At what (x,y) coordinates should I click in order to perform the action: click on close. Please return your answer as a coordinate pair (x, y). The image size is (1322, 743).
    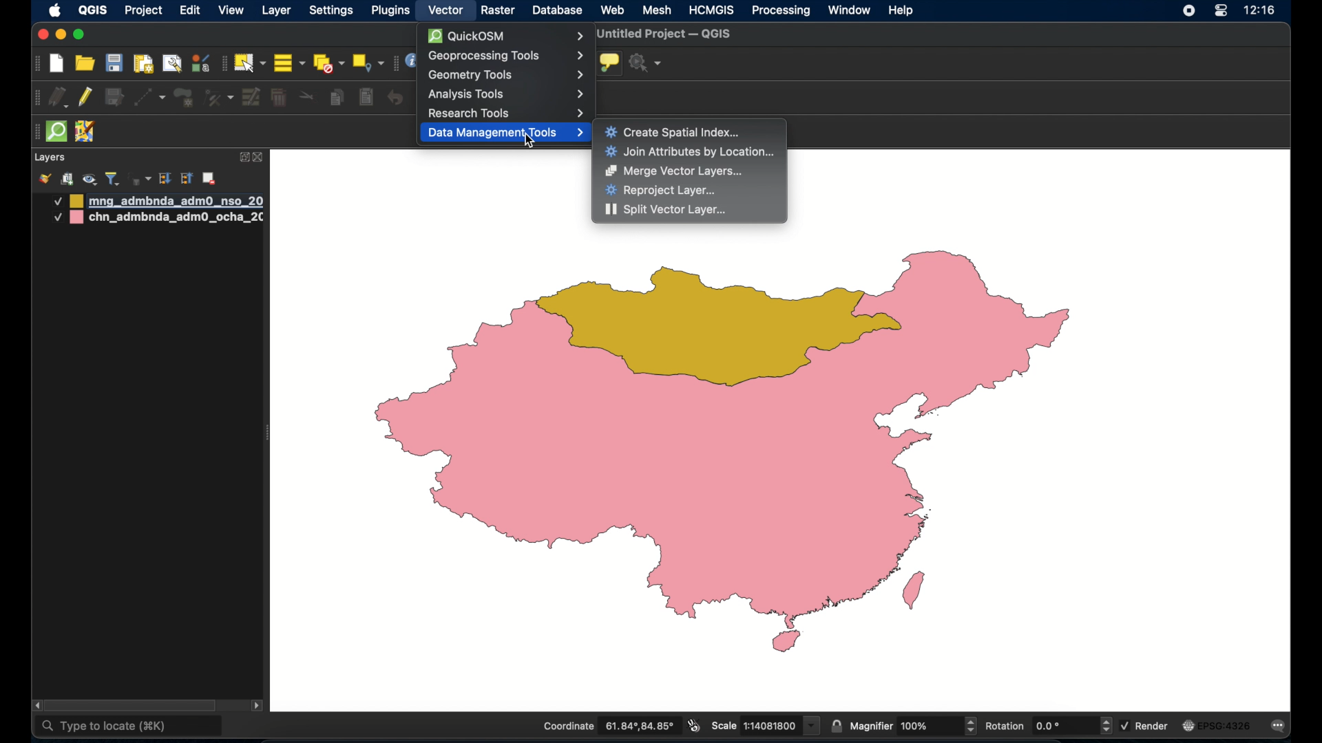
    Looking at the image, I should click on (260, 158).